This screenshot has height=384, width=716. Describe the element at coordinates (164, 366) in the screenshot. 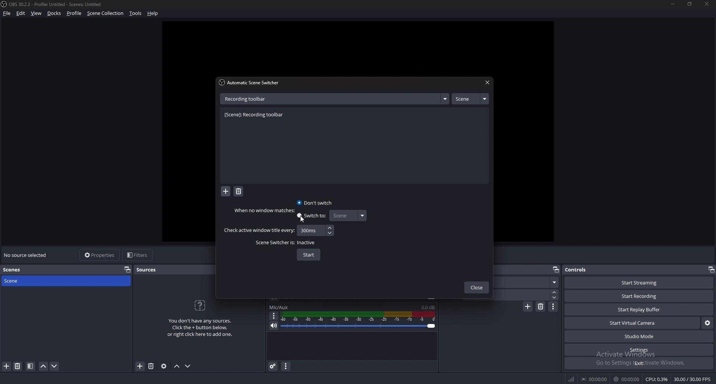

I see `source properties` at that location.